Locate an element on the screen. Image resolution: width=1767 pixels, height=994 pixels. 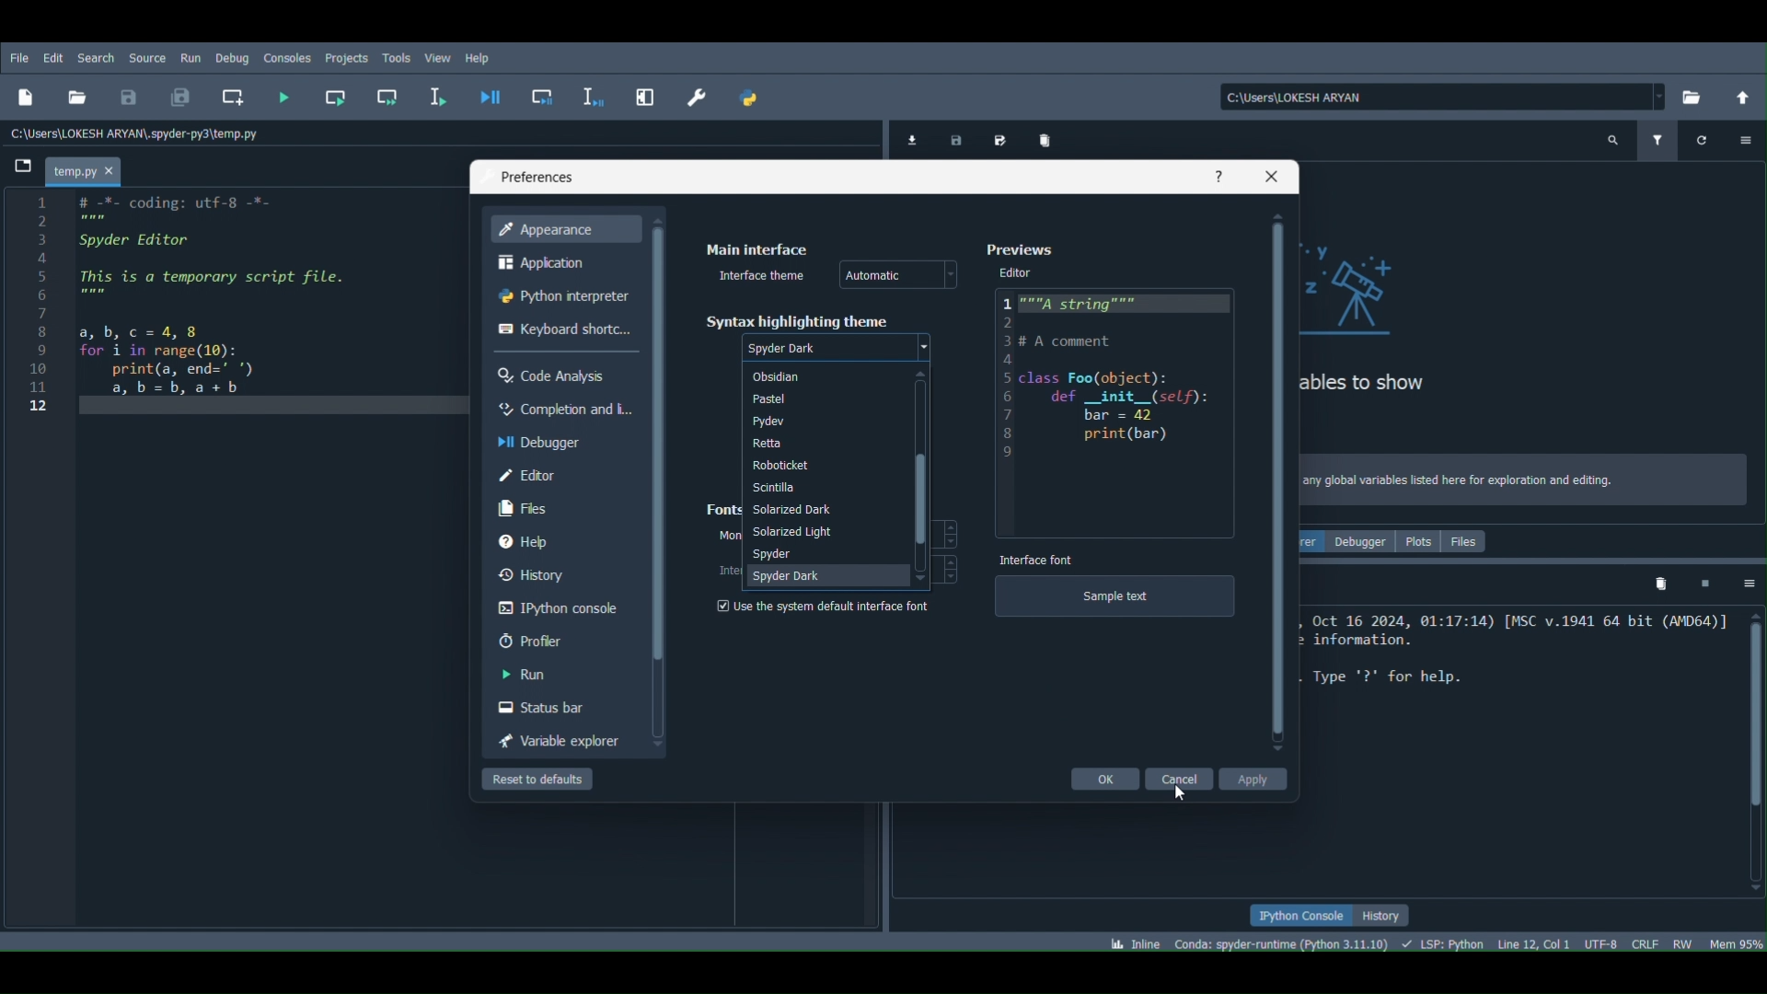
Automatic is located at coordinates (878, 275).